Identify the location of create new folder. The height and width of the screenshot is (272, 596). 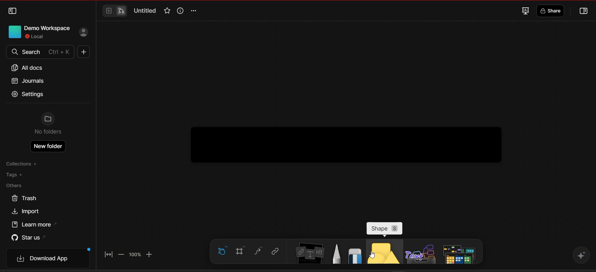
(49, 146).